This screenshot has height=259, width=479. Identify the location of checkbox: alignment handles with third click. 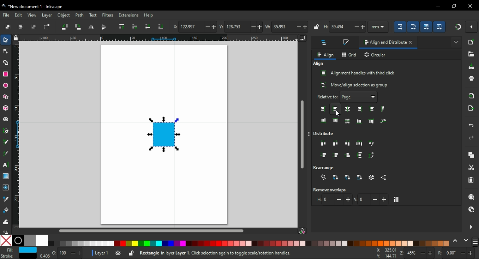
(358, 73).